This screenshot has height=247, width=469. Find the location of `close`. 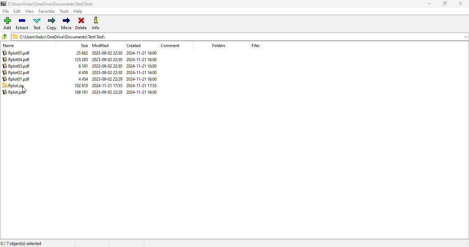

close is located at coordinates (460, 3).